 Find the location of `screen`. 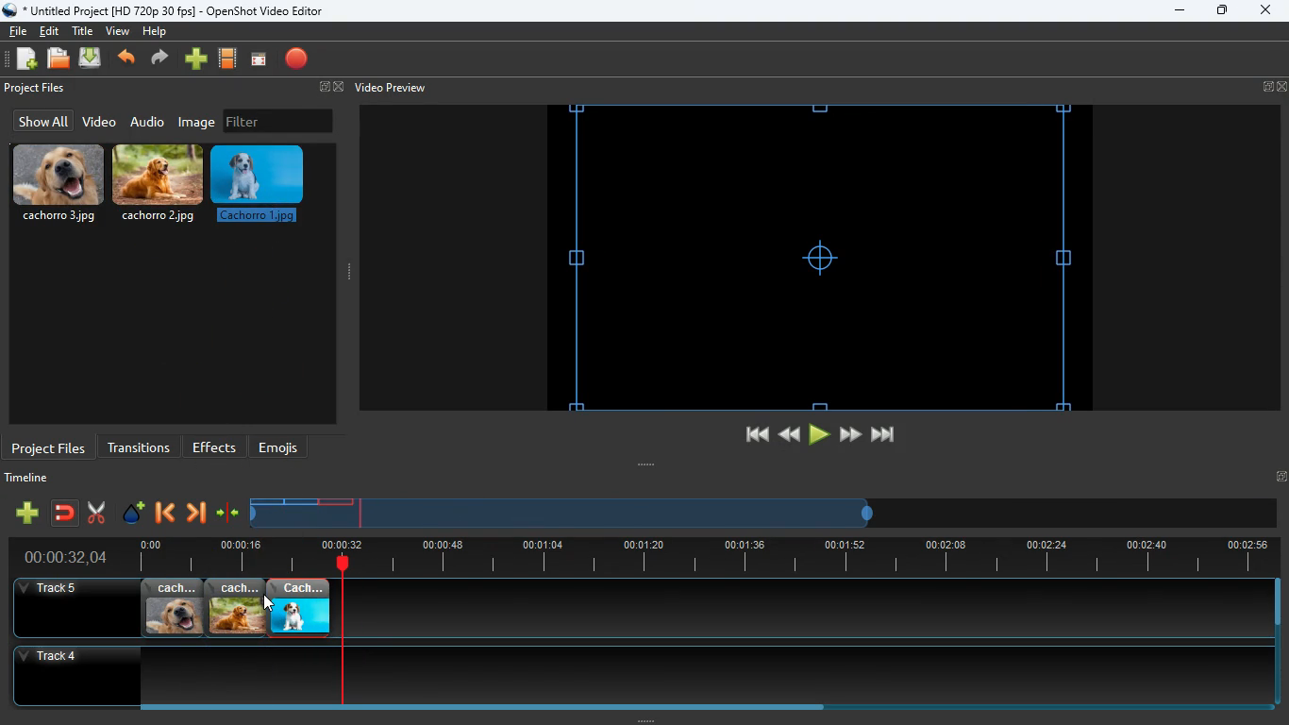

screen is located at coordinates (259, 60).